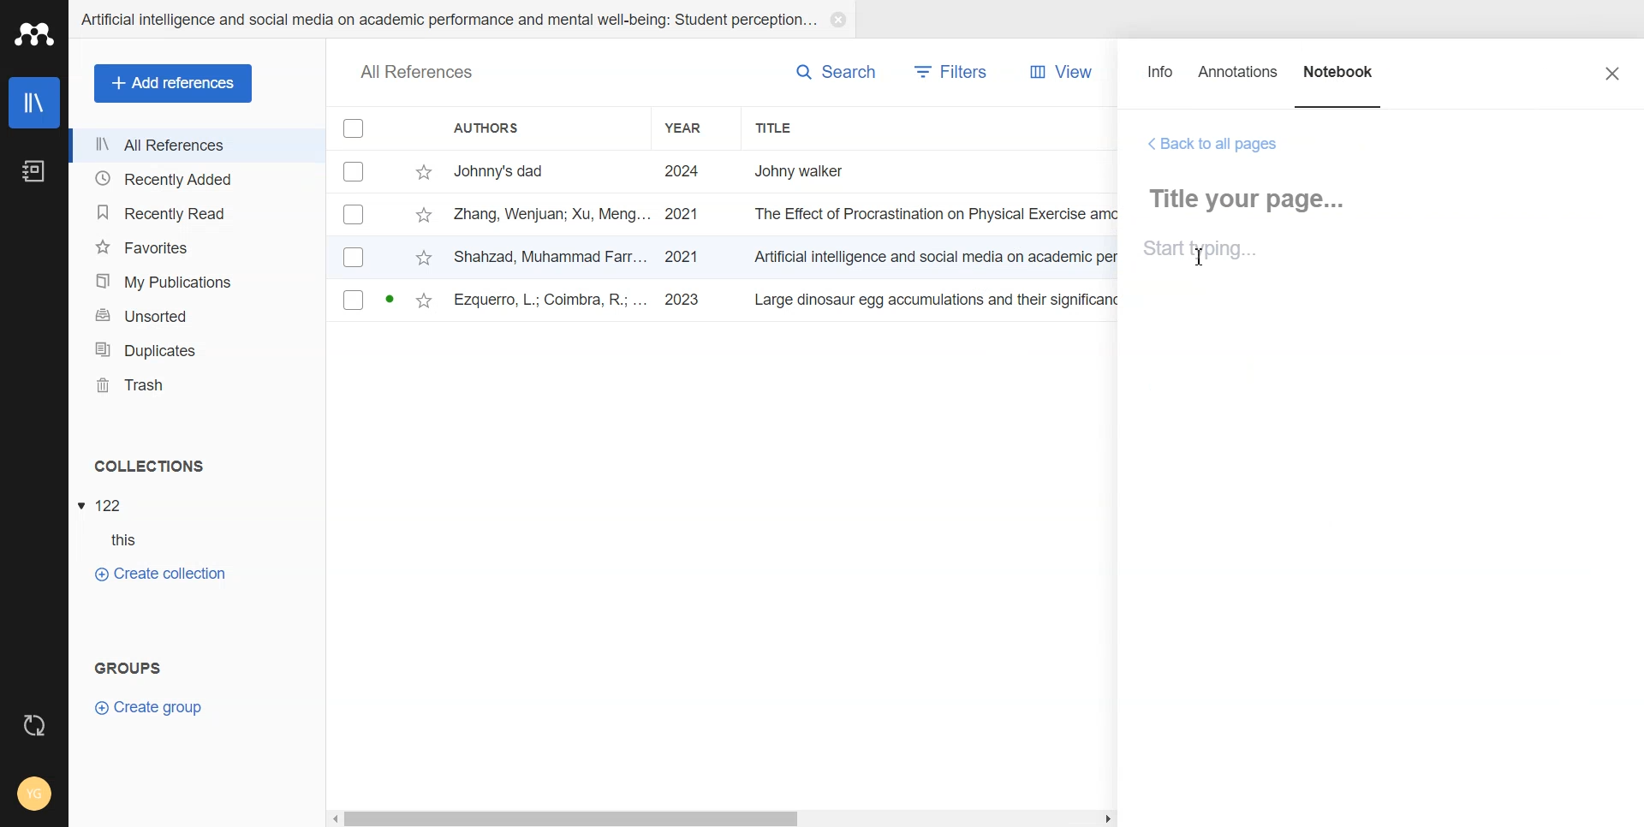  What do you see at coordinates (36, 103) in the screenshot?
I see `Library` at bounding box center [36, 103].